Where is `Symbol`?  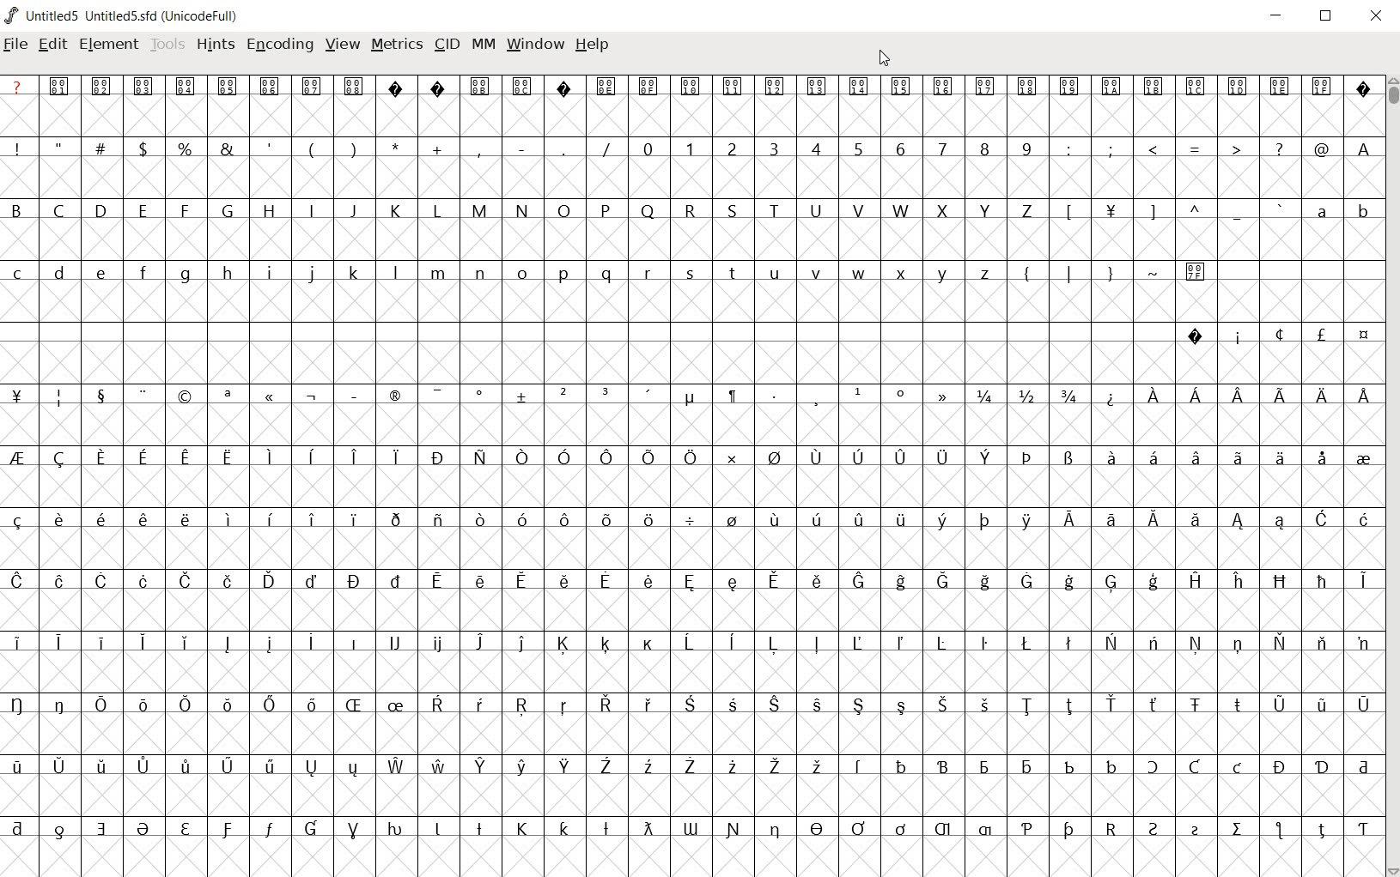 Symbol is located at coordinates (1196, 336).